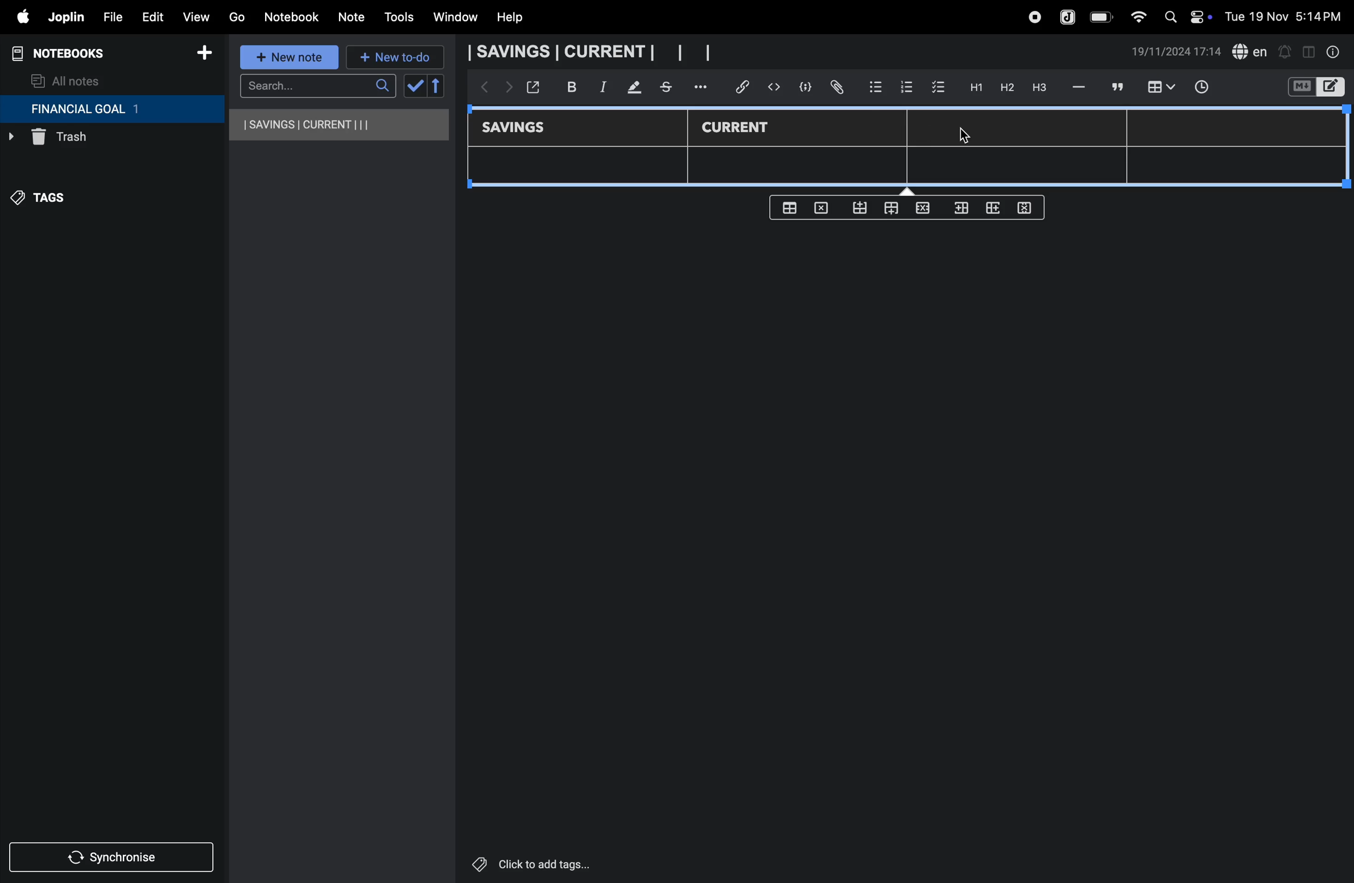 The height and width of the screenshot is (883, 1354). I want to click on attach file, so click(836, 88).